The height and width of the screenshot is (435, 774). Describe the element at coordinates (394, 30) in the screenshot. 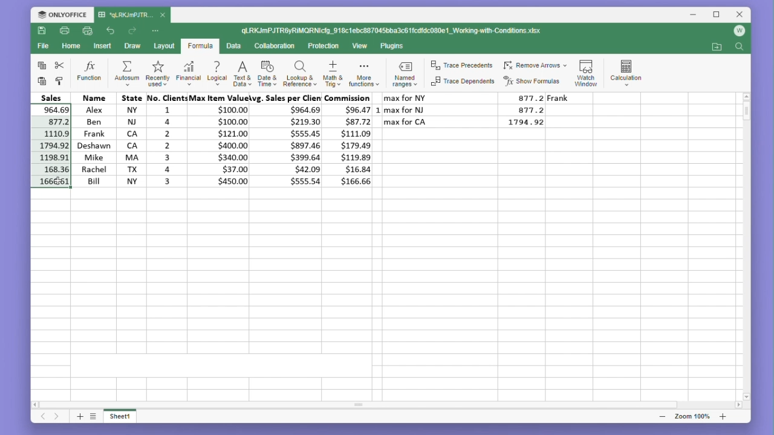

I see `qLRKJmPJTR6yRIMQRNIcfg_918c1ebc887045bba3c61fcdfdc080c1_Working-with-Conditions.xlsx` at that location.